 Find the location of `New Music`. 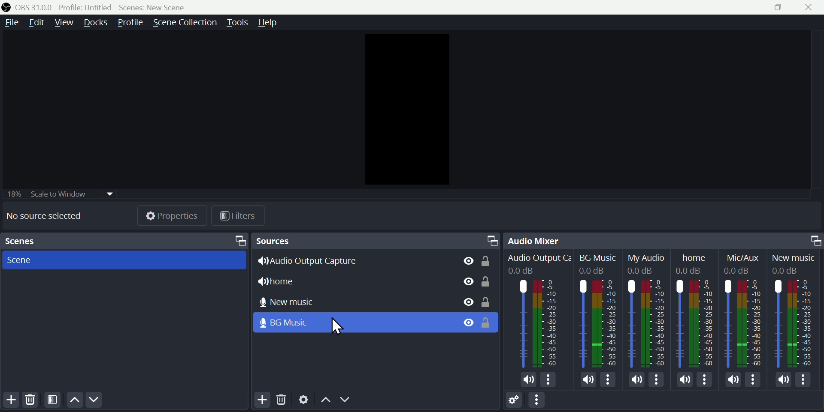

New Music is located at coordinates (796, 311).